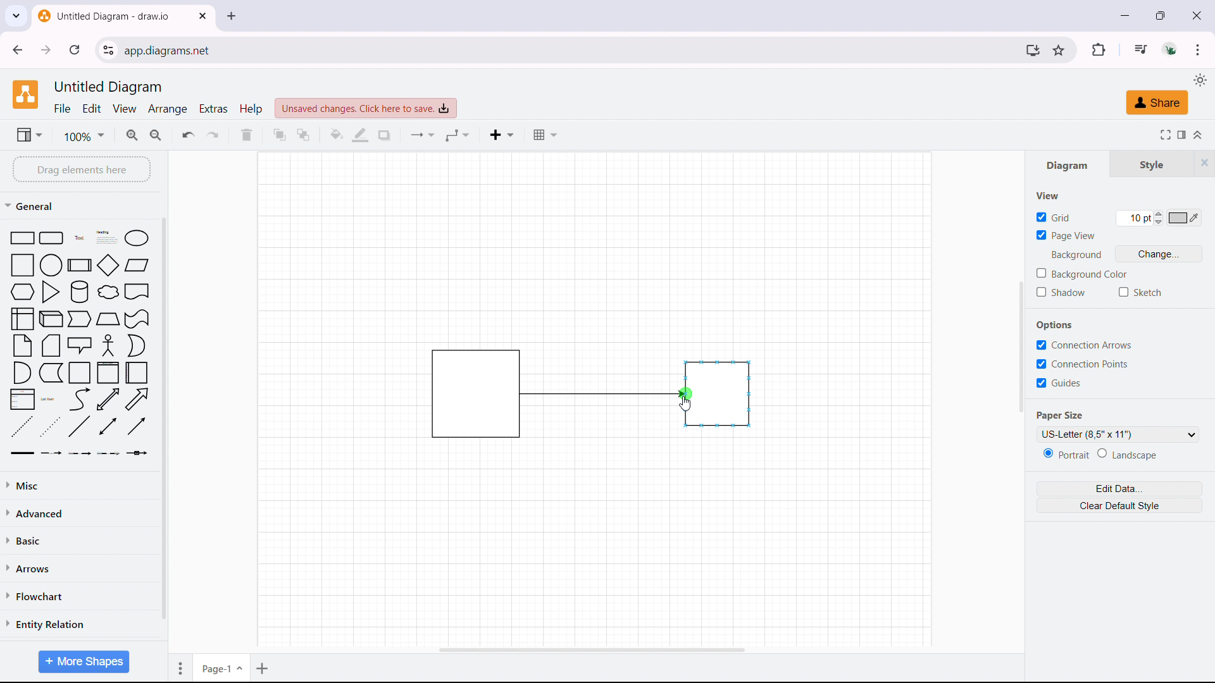  I want to click on connector drawn, so click(603, 393).